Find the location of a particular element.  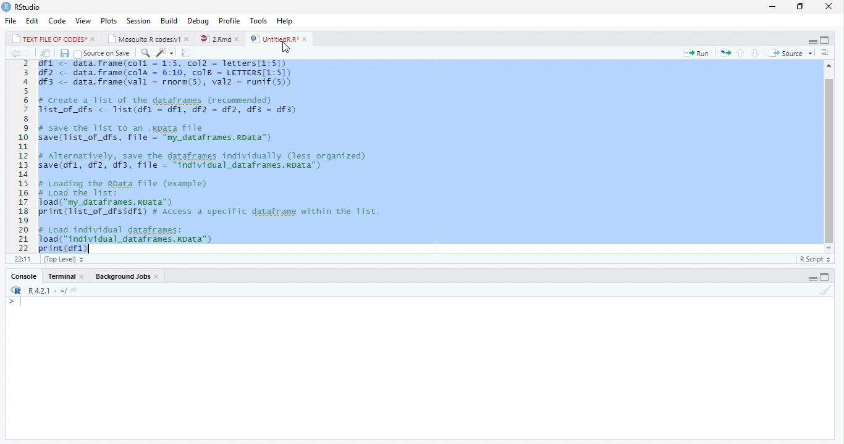

File is located at coordinates (12, 20).